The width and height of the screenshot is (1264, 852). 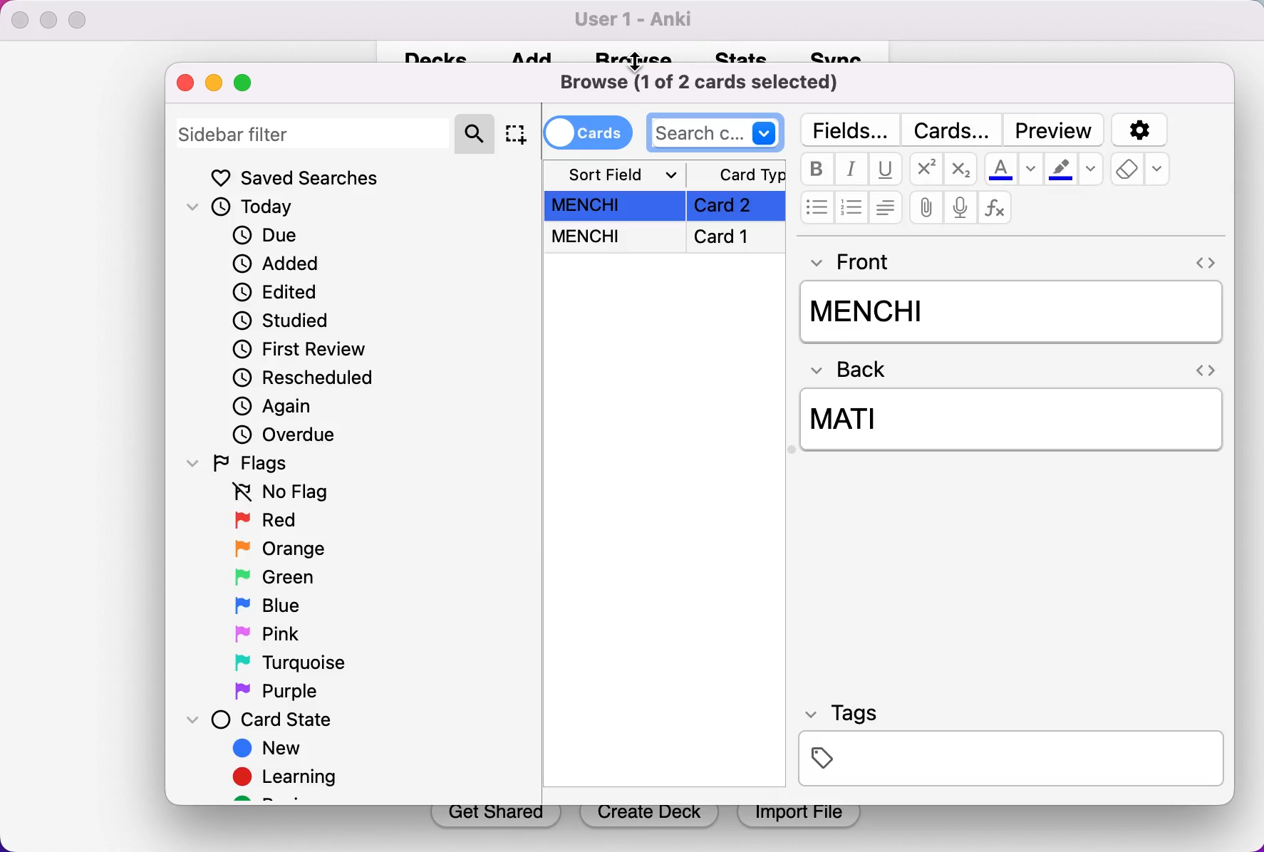 What do you see at coordinates (1014, 422) in the screenshot?
I see `Mati` at bounding box center [1014, 422].